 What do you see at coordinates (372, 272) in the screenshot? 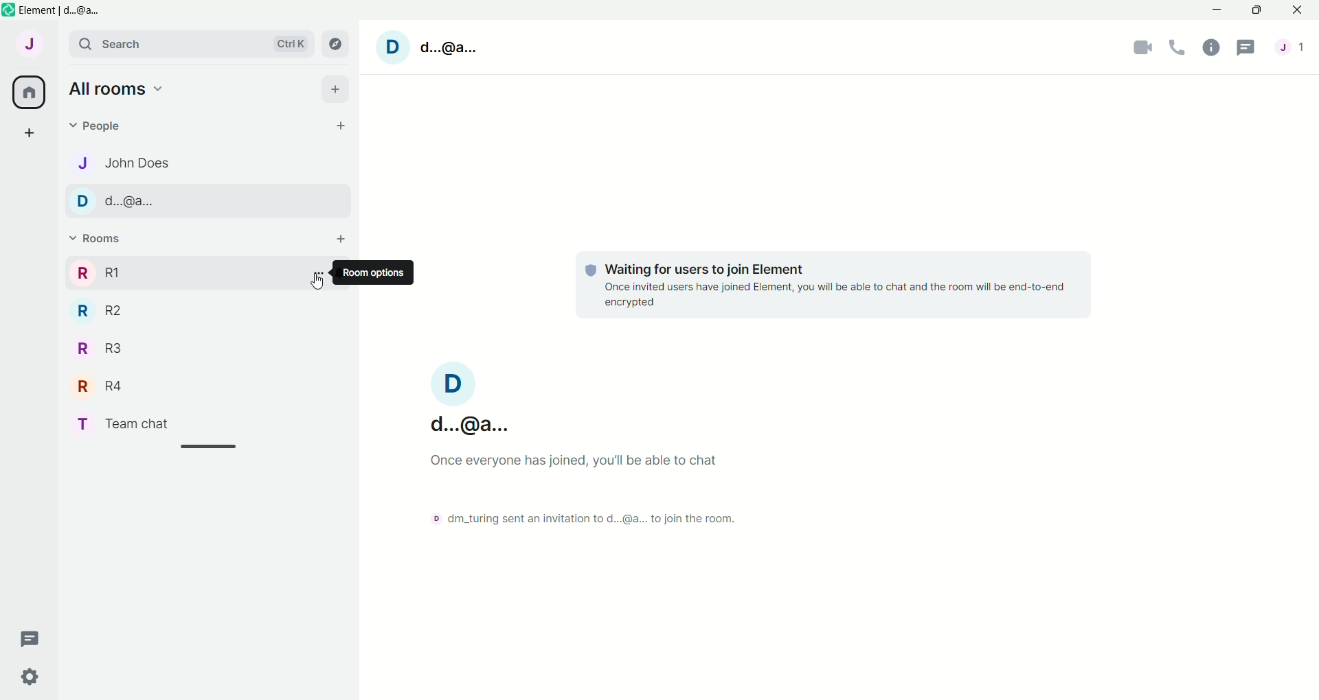
I see `Room options |` at bounding box center [372, 272].